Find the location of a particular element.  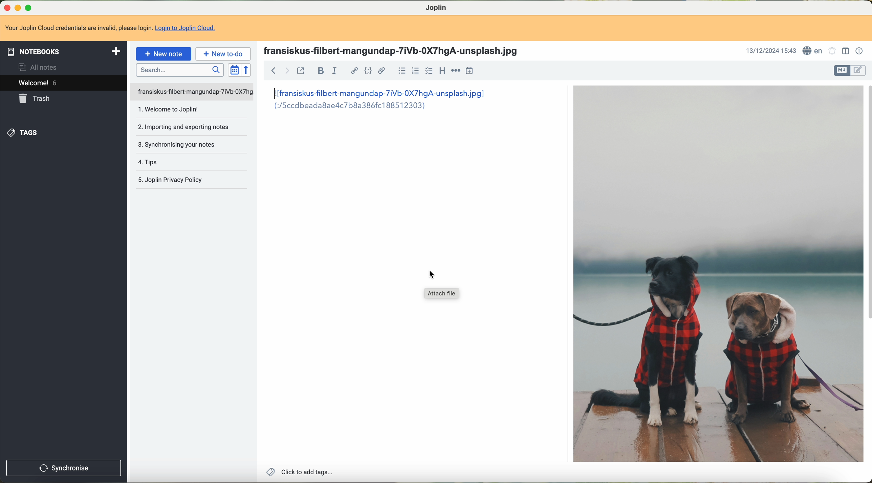

welcome to joplin is located at coordinates (167, 110).